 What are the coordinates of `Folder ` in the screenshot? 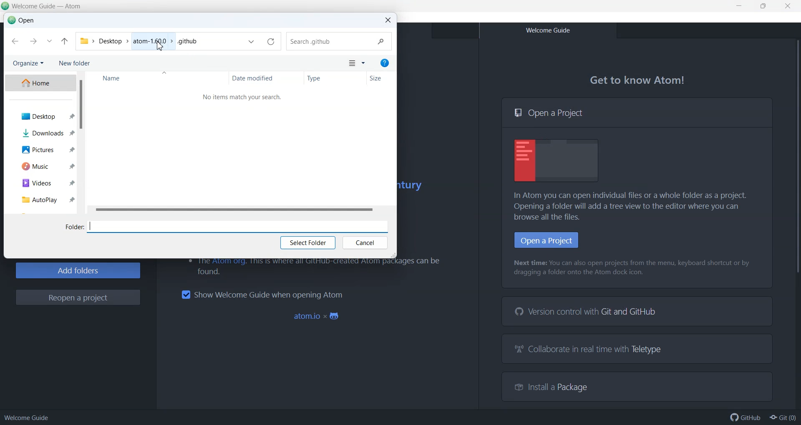 It's located at (74, 227).